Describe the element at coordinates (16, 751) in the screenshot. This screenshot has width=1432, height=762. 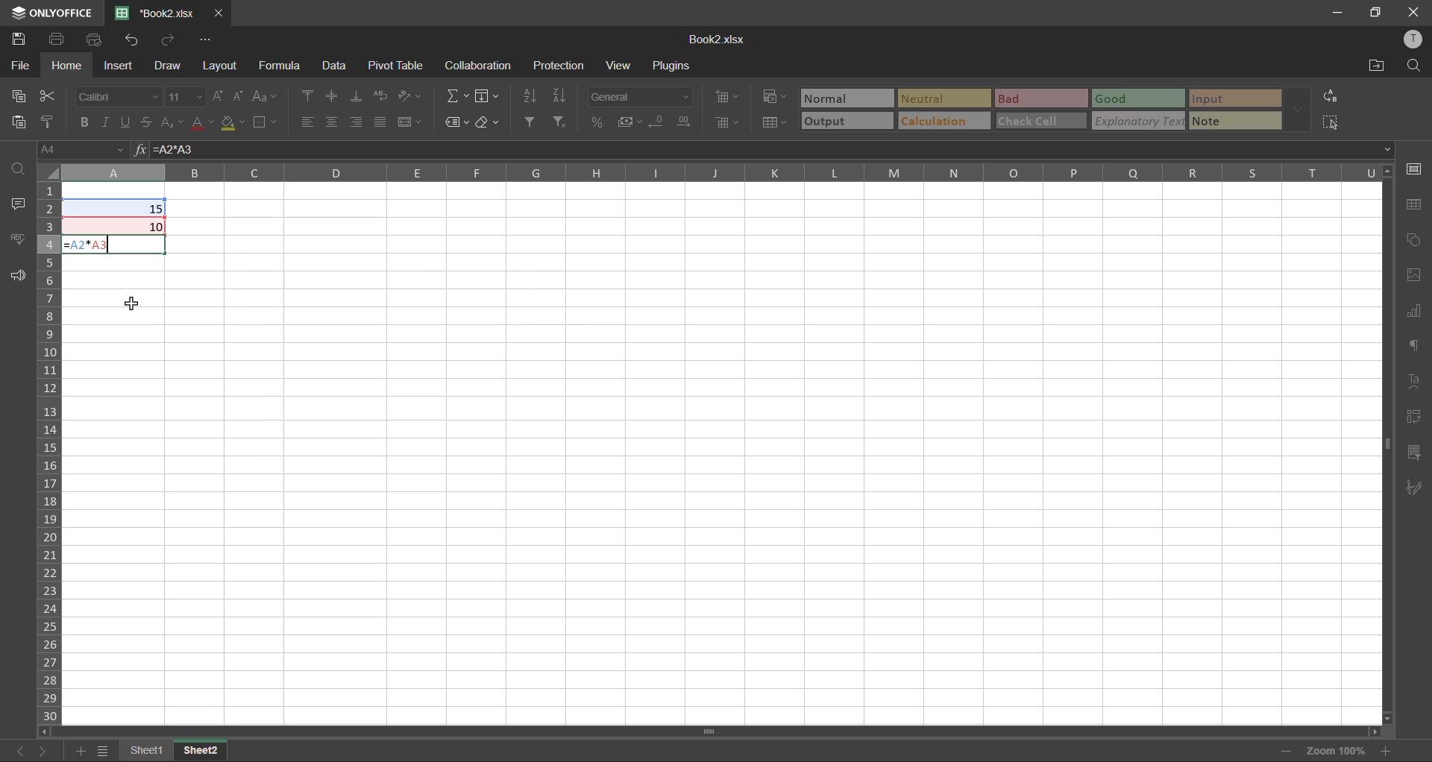
I see `previous` at that location.